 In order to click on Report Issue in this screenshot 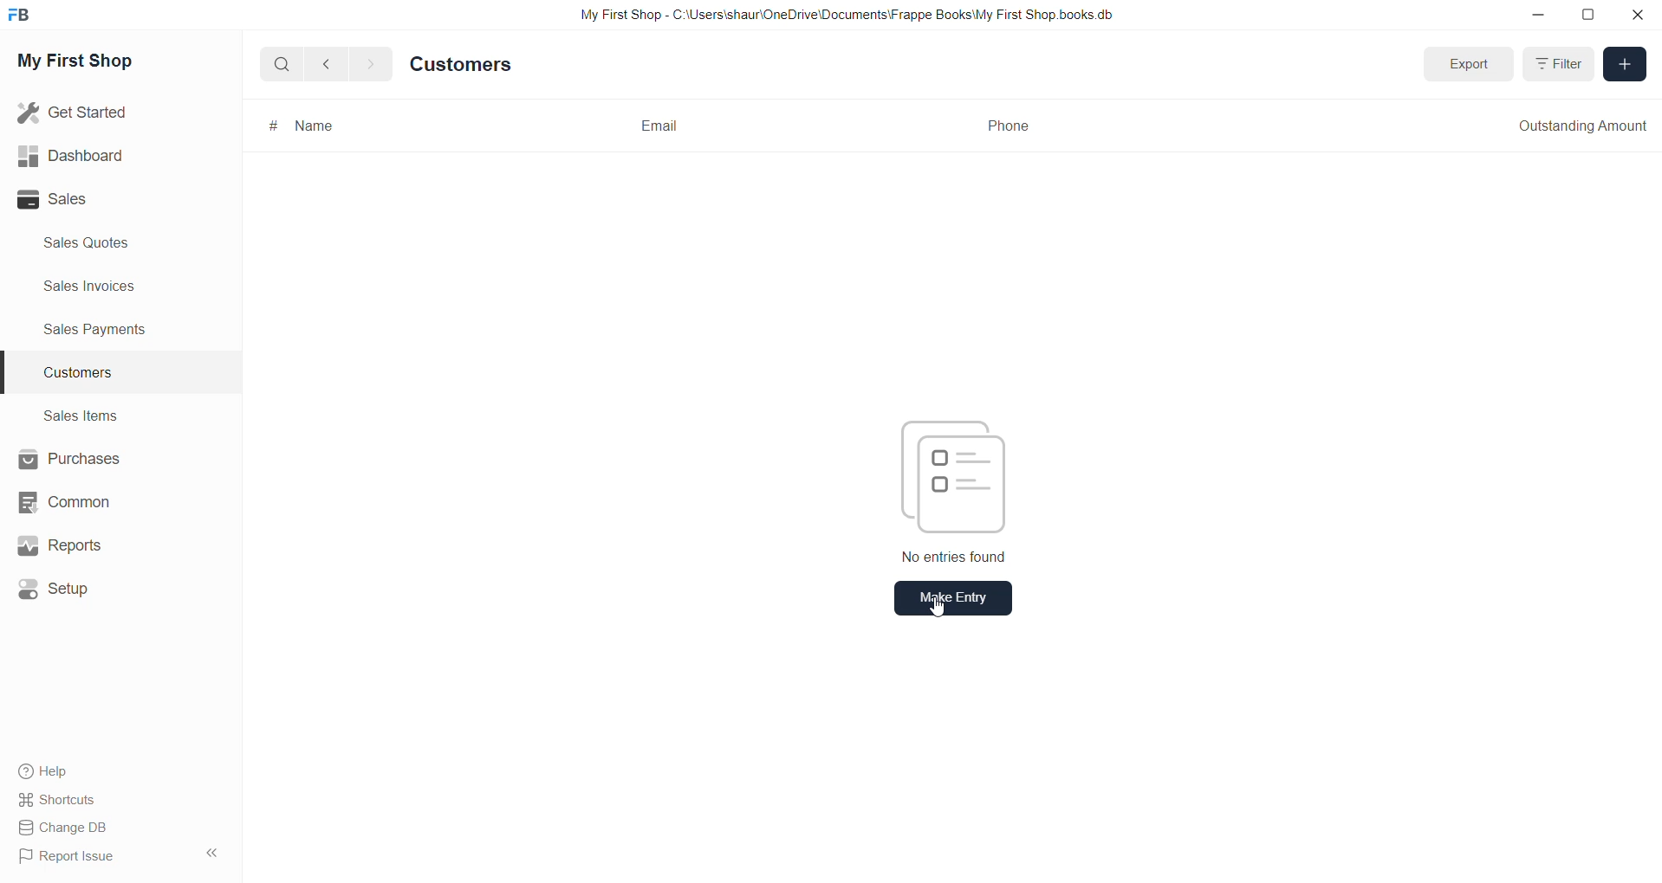, I will do `click(68, 855)`.